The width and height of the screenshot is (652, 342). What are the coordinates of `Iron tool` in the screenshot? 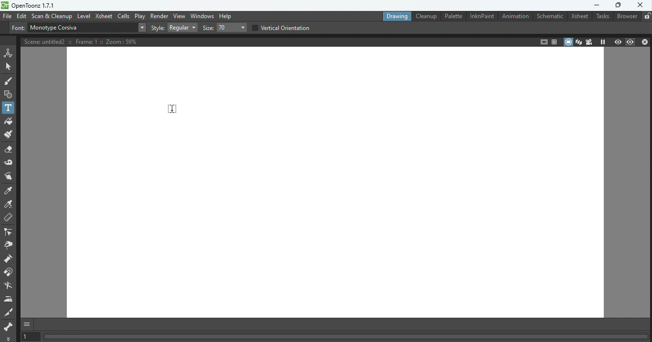 It's located at (10, 298).